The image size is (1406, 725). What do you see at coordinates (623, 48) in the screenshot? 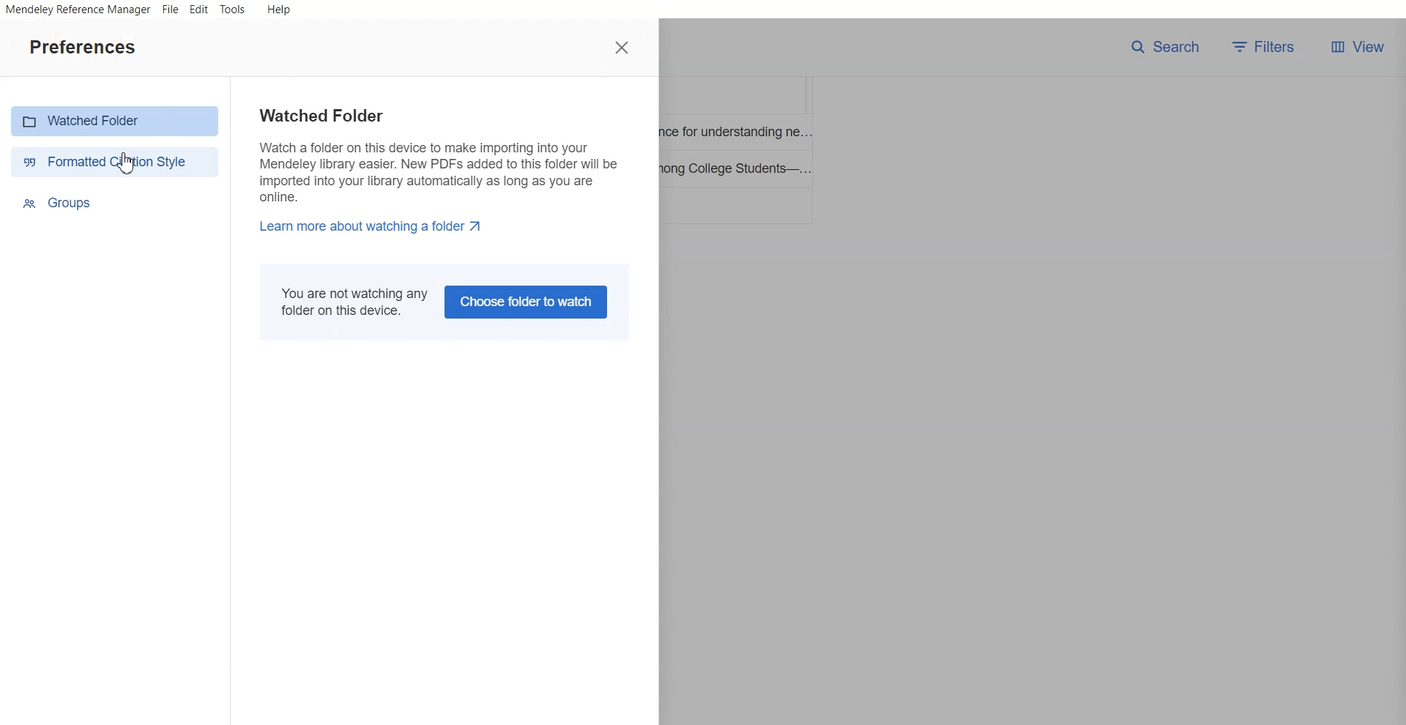
I see `Close` at bounding box center [623, 48].